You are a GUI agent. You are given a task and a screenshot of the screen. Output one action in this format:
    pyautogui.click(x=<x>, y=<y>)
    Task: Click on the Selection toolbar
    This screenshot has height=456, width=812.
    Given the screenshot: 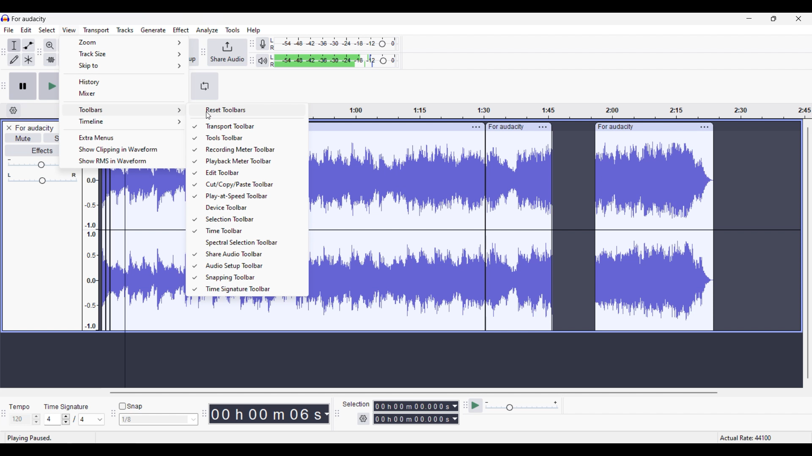 What is the action you would take?
    pyautogui.click(x=251, y=219)
    